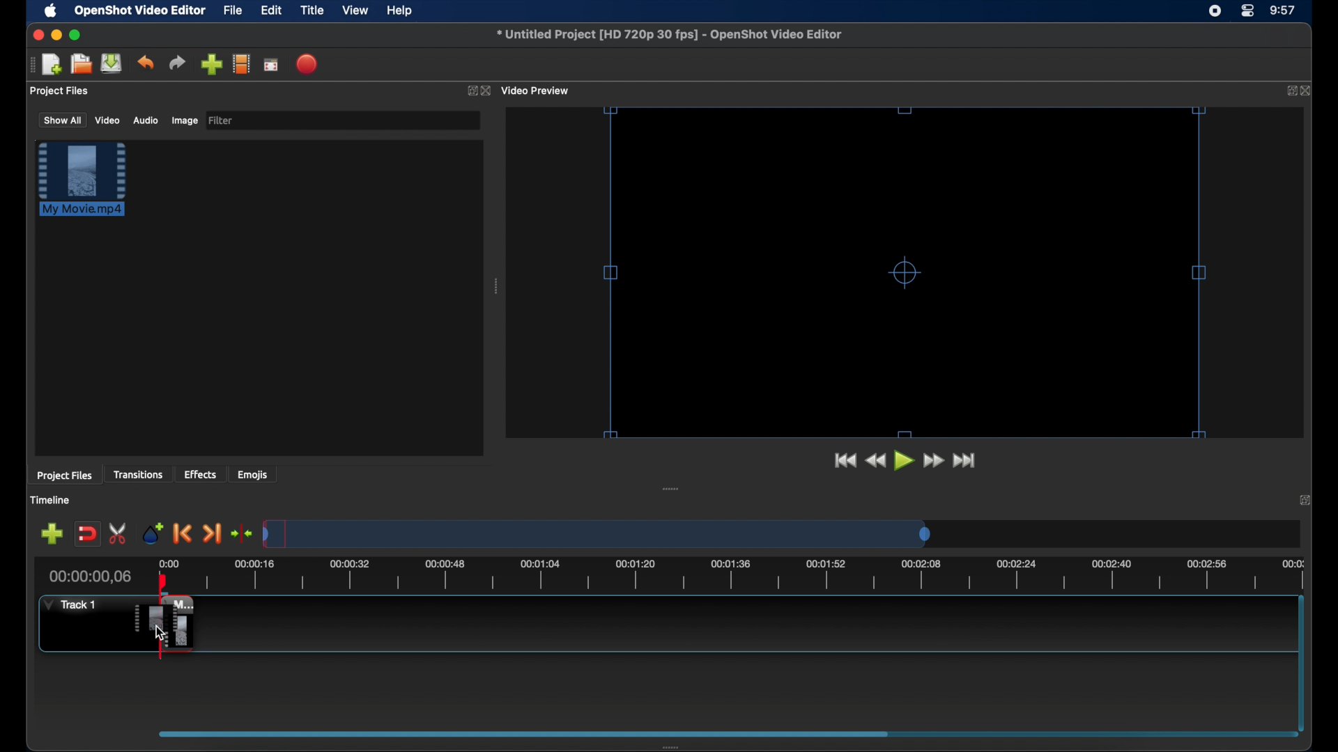 The image size is (1338, 752). Describe the element at coordinates (53, 65) in the screenshot. I see `new project` at that location.